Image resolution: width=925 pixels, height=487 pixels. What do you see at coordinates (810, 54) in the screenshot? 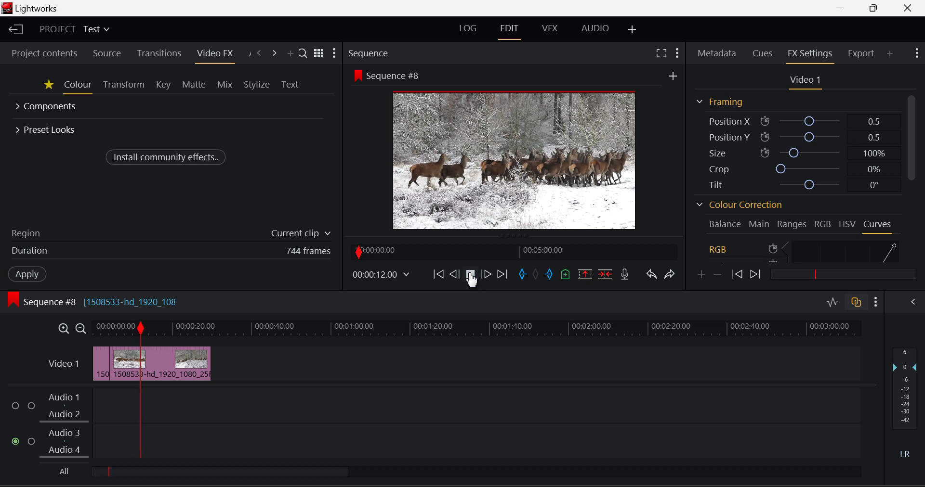
I see `FX Settings Open` at bounding box center [810, 54].